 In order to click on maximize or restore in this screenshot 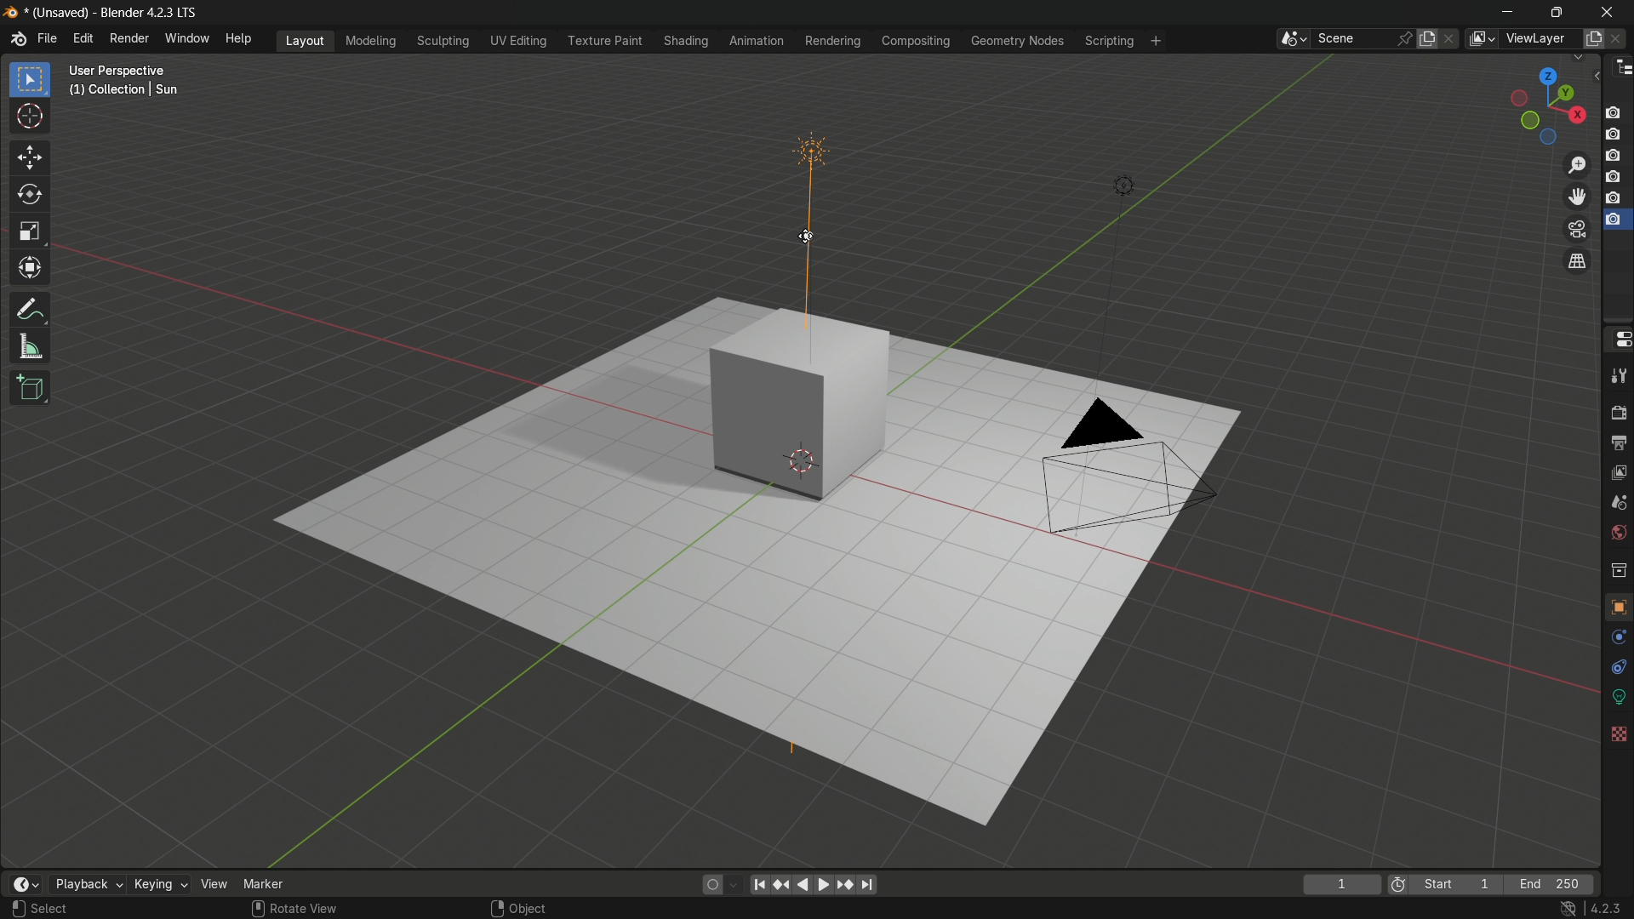, I will do `click(1555, 11)`.